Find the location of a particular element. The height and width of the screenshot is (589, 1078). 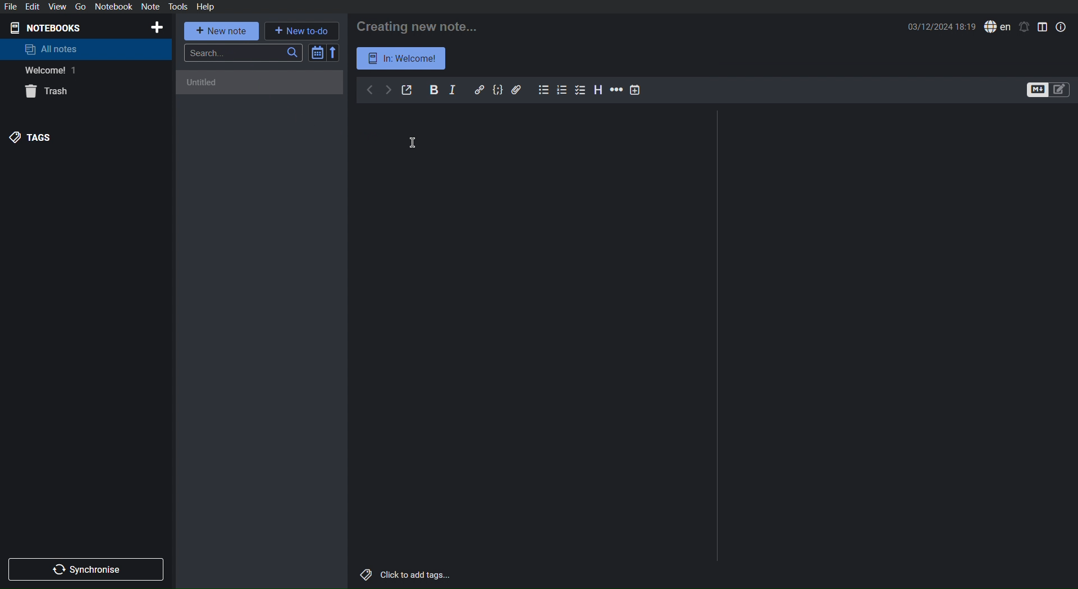

Add is located at coordinates (156, 27).